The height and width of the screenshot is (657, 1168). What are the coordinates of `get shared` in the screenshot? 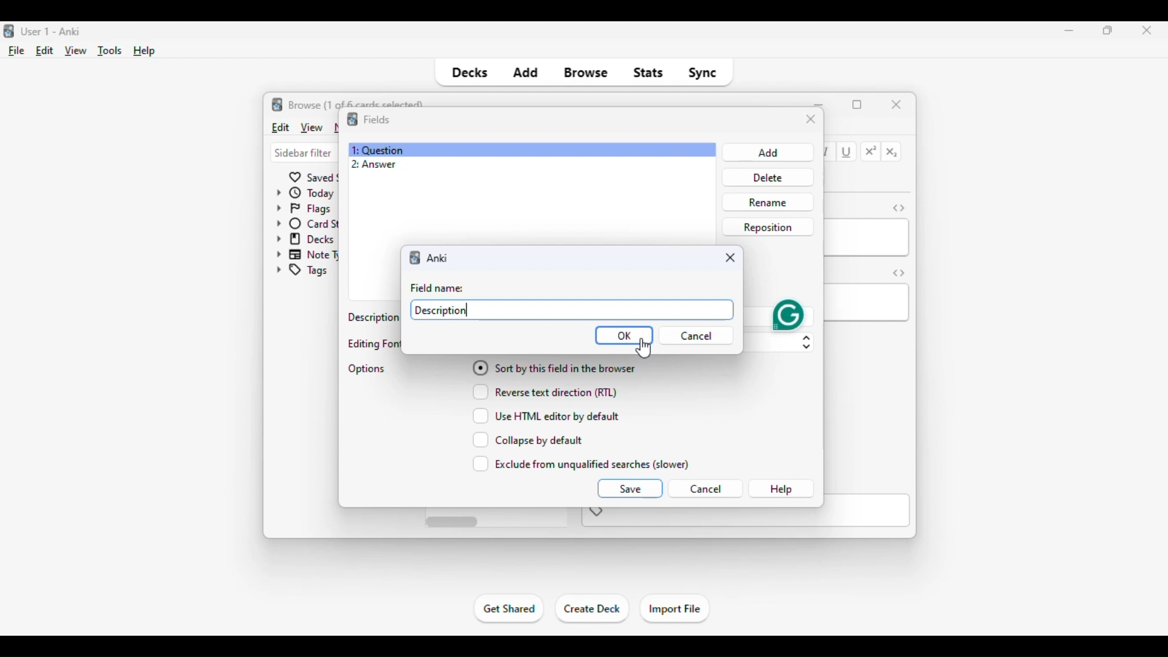 It's located at (510, 608).